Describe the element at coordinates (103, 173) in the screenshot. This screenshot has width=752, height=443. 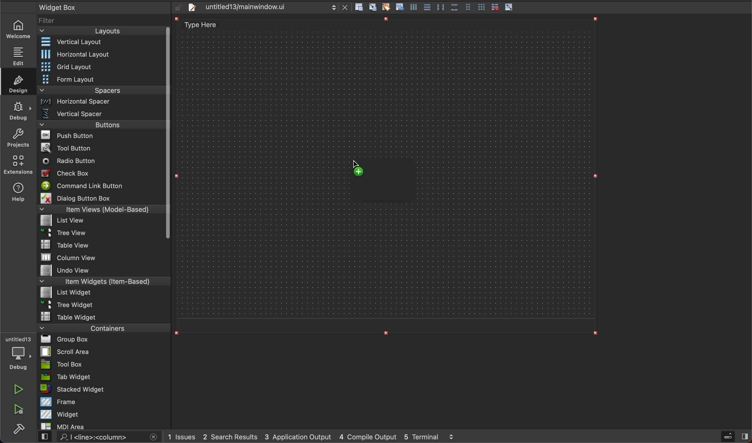
I see `checkbox` at that location.